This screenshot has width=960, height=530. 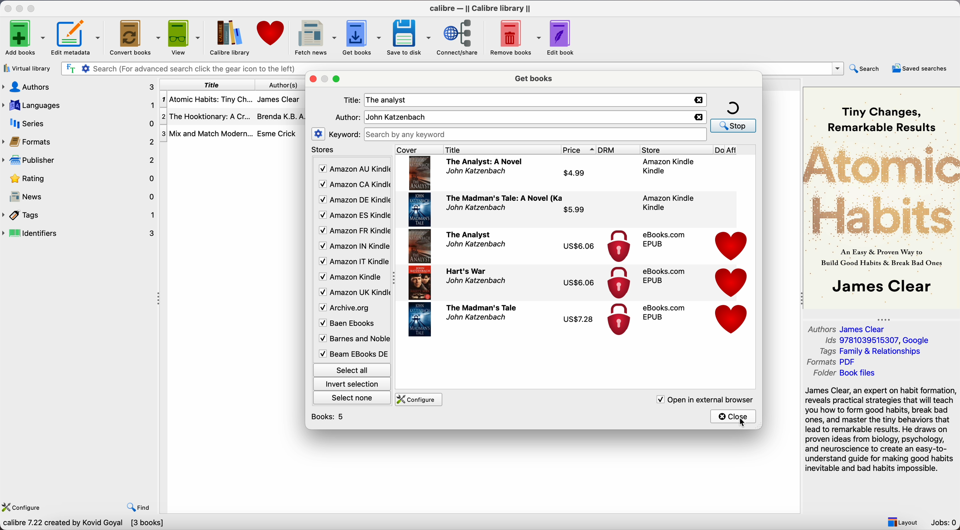 What do you see at coordinates (664, 239) in the screenshot?
I see `eBooks.com EPUB` at bounding box center [664, 239].